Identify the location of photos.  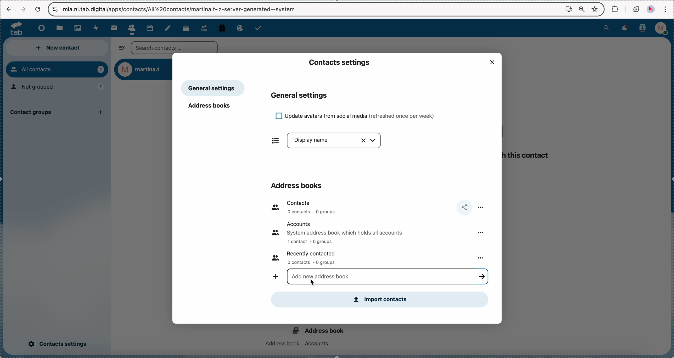
(78, 28).